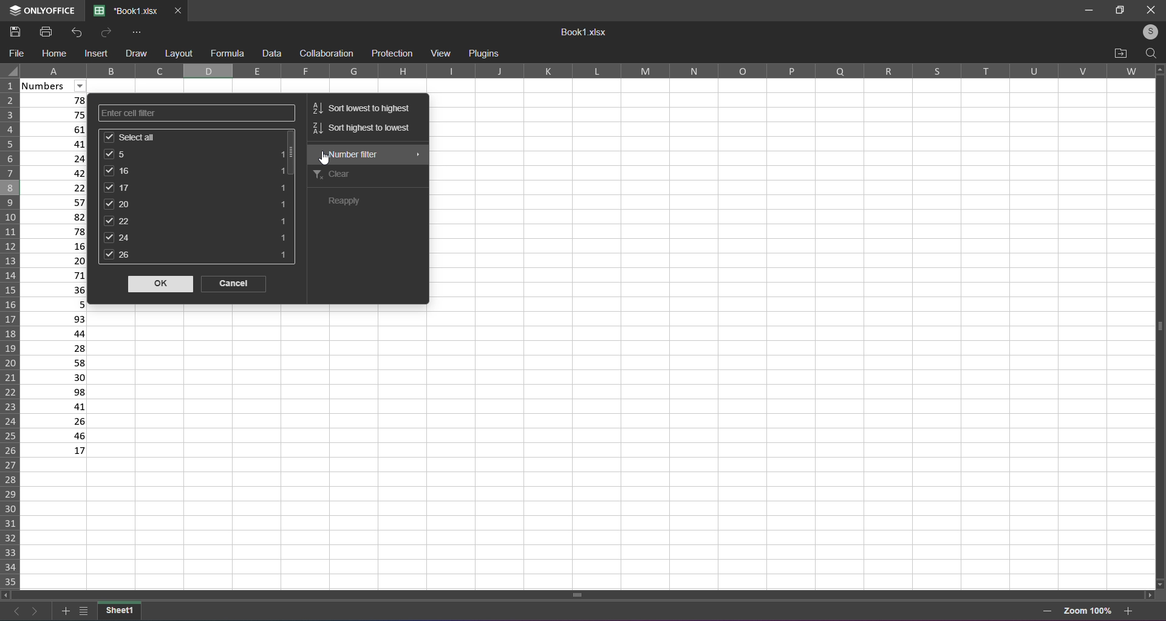 This screenshot has height=621, width=1166. What do you see at coordinates (56, 100) in the screenshot?
I see `78` at bounding box center [56, 100].